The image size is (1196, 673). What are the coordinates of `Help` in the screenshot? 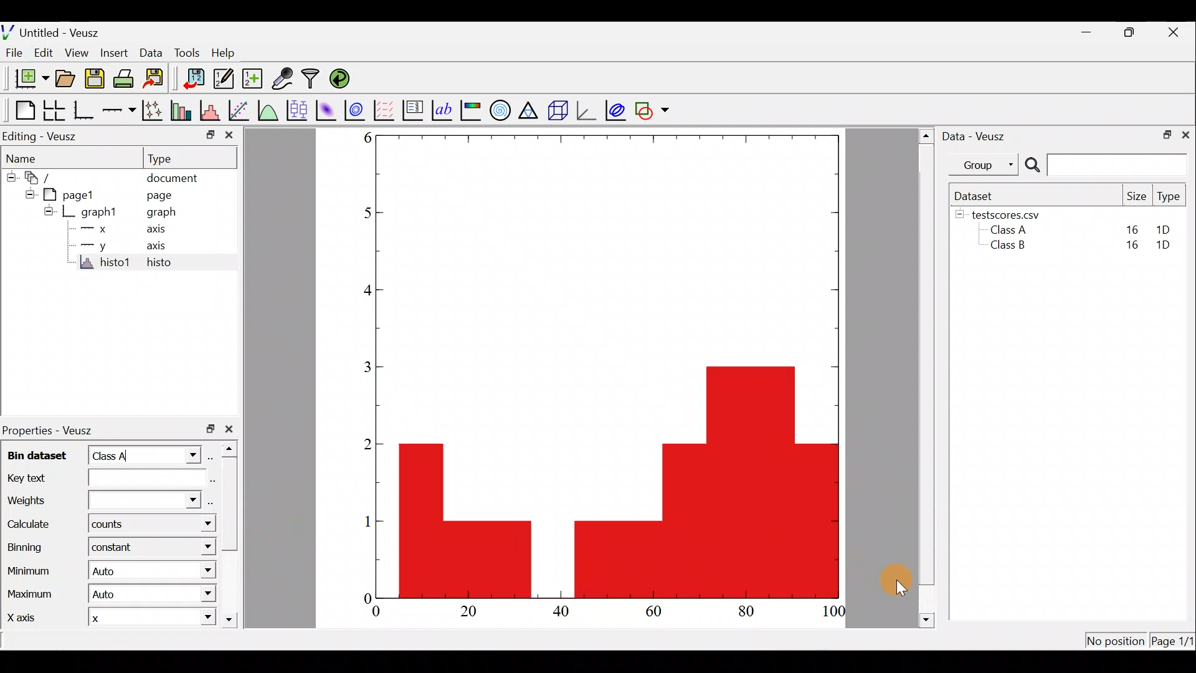 It's located at (228, 54).